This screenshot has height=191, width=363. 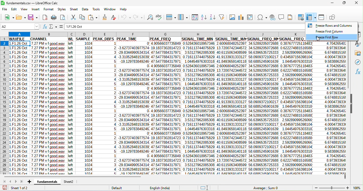 What do you see at coordinates (161, 188) in the screenshot?
I see `text language` at bounding box center [161, 188].